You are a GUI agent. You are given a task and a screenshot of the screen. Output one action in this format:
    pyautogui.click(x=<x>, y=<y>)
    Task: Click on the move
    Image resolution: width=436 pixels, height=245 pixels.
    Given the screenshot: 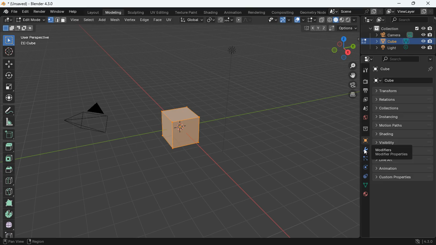 What is the action you would take?
    pyautogui.click(x=9, y=64)
    